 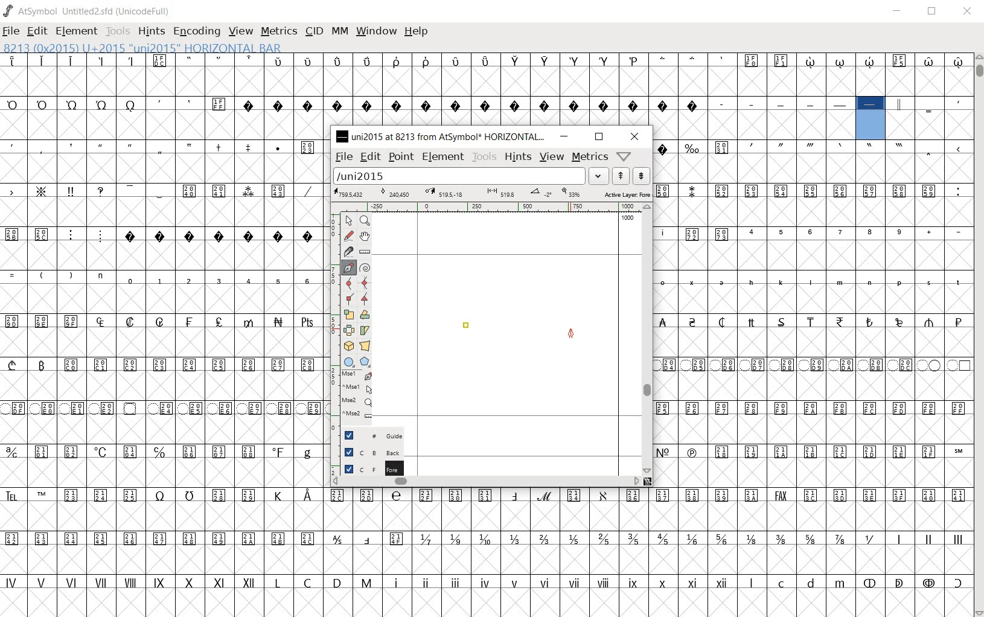 I want to click on HINTS, so click(x=153, y=31).